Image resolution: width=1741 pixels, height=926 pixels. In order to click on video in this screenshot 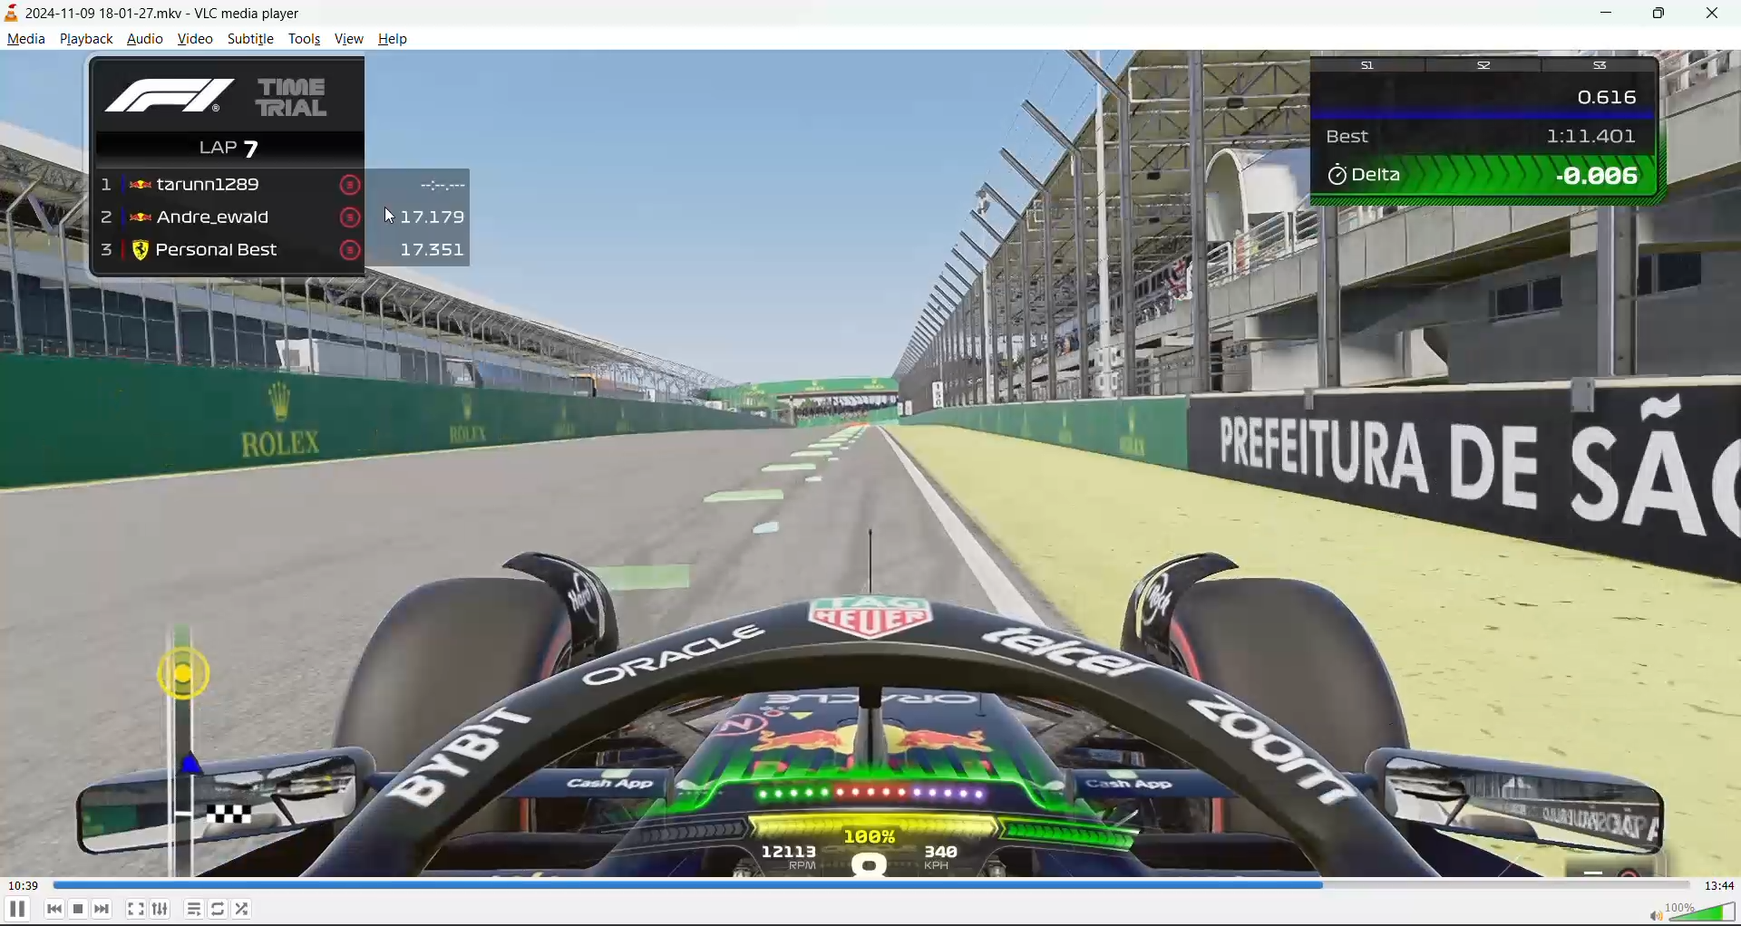, I will do `click(870, 466)`.